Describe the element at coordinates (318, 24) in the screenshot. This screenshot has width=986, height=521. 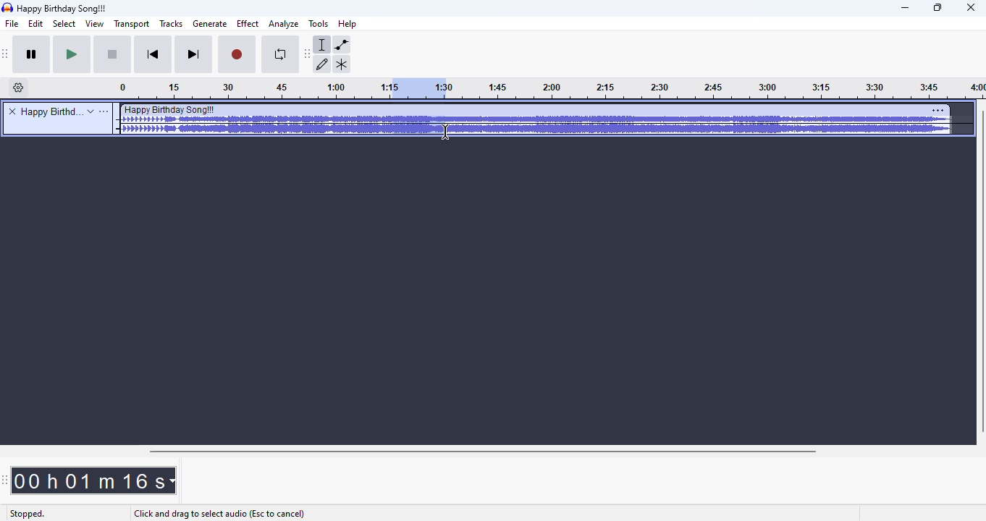
I see `tools` at that location.